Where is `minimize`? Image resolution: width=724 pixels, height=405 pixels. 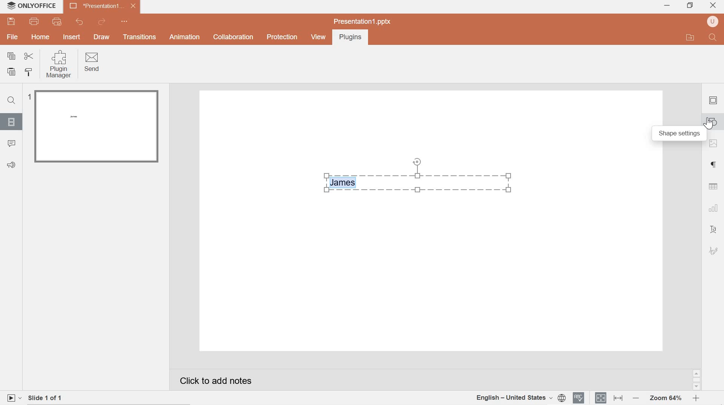 minimize is located at coordinates (667, 6).